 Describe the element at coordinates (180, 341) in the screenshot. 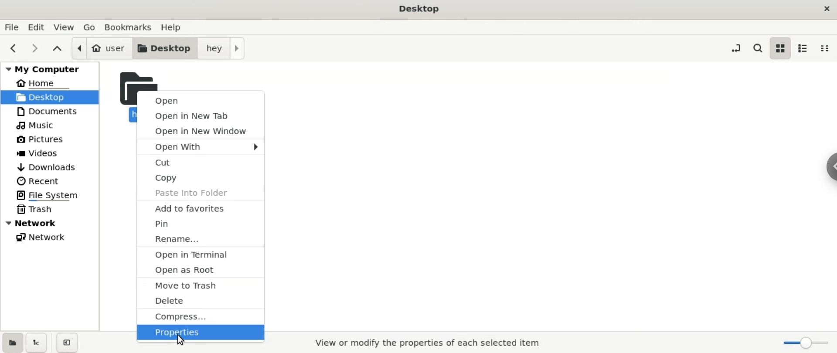

I see `cursor` at that location.